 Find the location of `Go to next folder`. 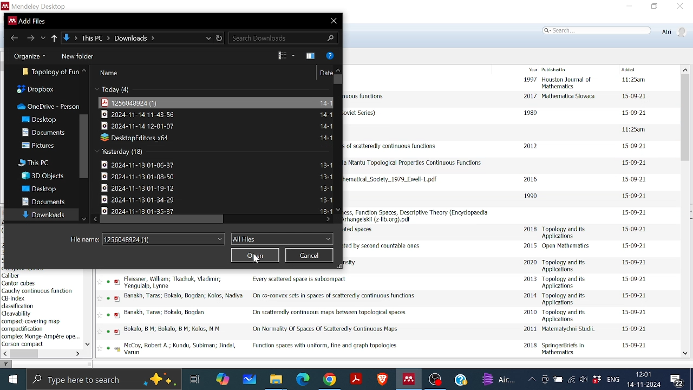

Go to next folder is located at coordinates (30, 37).